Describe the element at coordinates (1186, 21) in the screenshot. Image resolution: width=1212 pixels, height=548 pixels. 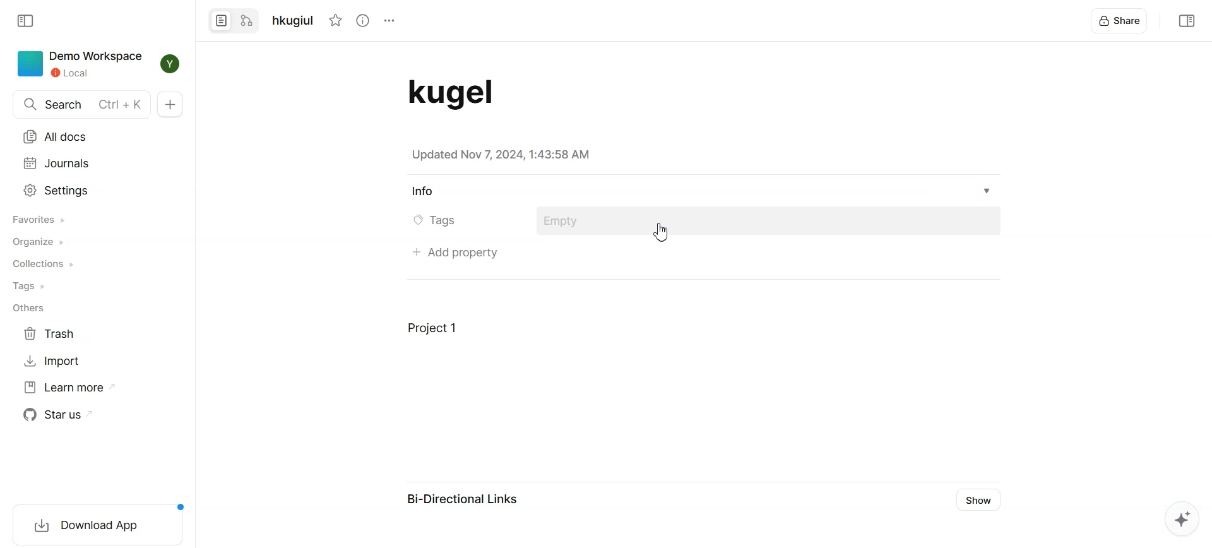
I see `Collapse sidebar` at that location.